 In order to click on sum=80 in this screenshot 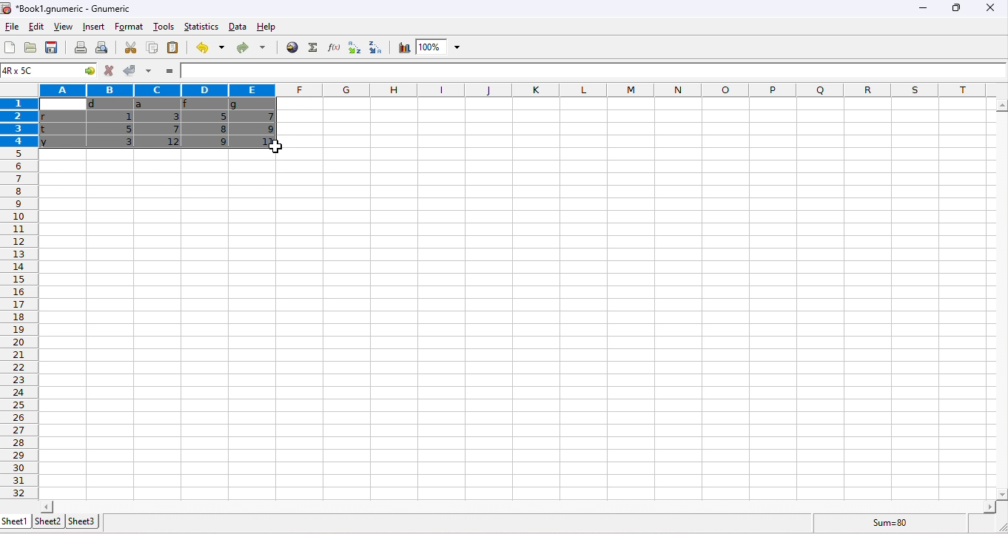, I will do `click(887, 523)`.